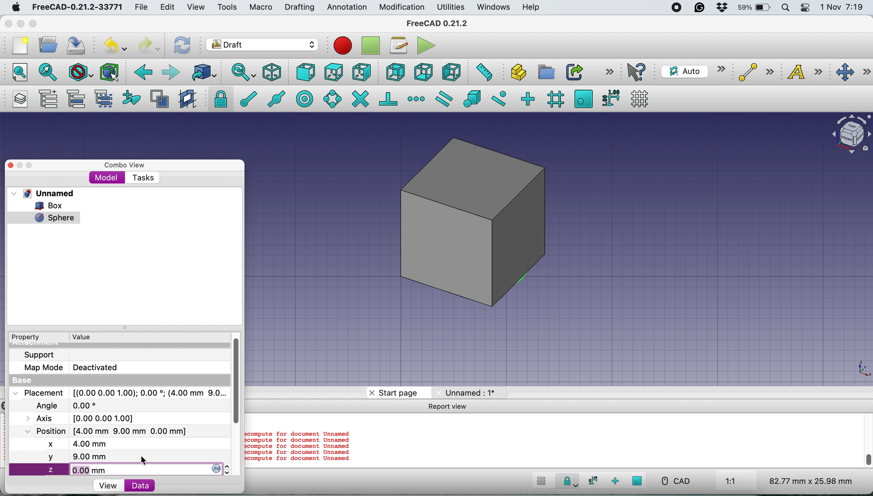  Describe the element at coordinates (221, 467) in the screenshot. I see `z axis changer` at that location.